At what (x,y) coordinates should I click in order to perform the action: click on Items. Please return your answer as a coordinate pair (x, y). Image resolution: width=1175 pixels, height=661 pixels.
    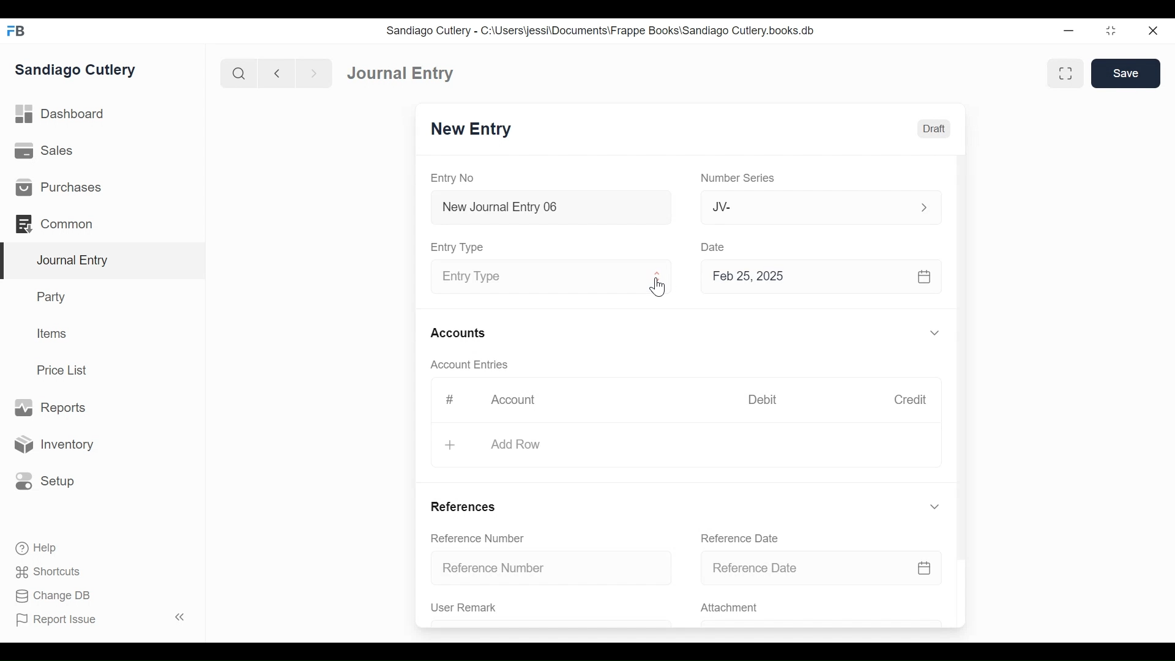
    Looking at the image, I should click on (53, 334).